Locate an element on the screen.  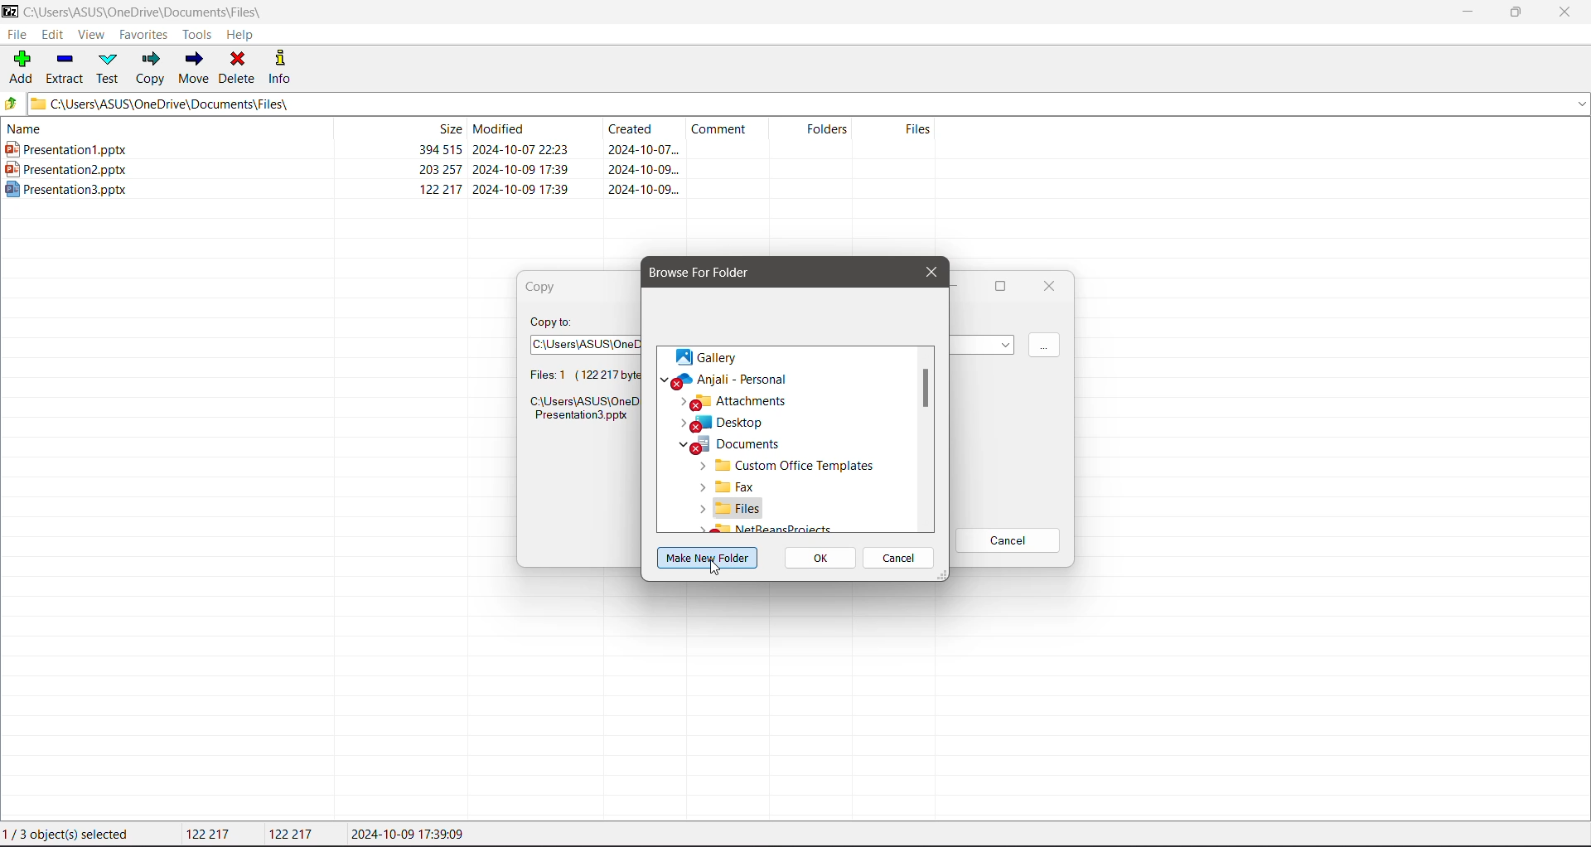
Copy To is located at coordinates (554, 321).